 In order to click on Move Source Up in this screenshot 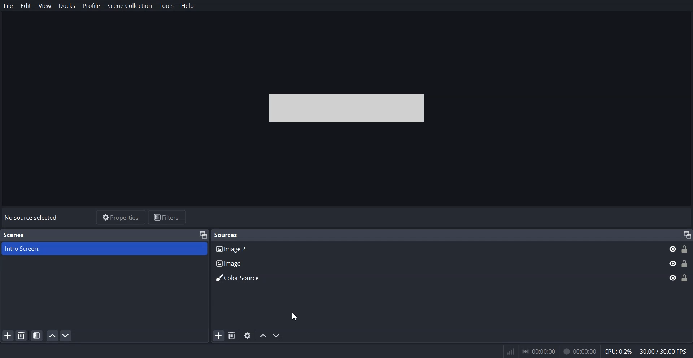, I will do `click(263, 336)`.